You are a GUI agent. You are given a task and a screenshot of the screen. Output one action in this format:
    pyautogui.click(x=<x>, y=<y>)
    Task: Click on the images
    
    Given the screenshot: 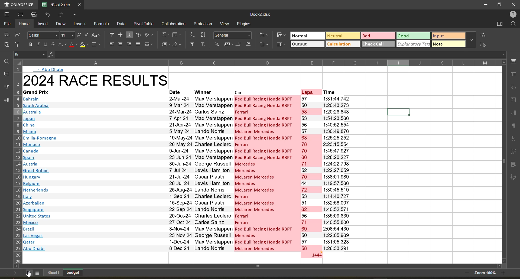 What is the action you would take?
    pyautogui.click(x=513, y=99)
    